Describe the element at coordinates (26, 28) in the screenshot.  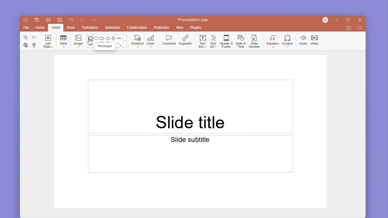
I see `file` at that location.